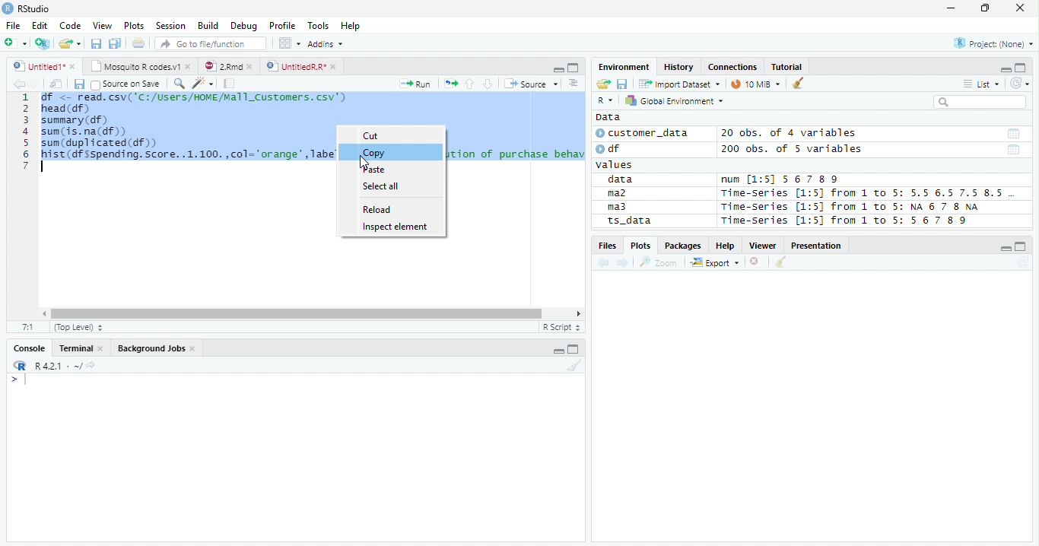 Image resolution: width=1039 pixels, height=546 pixels. I want to click on Project (none), so click(996, 42).